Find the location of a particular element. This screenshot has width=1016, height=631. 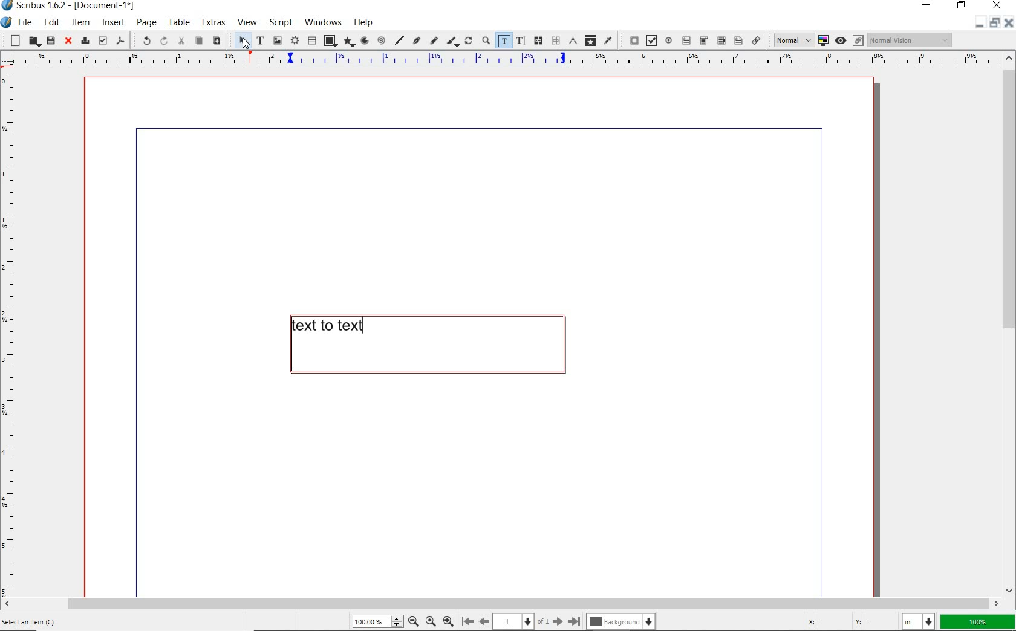

toggle color is located at coordinates (824, 41).